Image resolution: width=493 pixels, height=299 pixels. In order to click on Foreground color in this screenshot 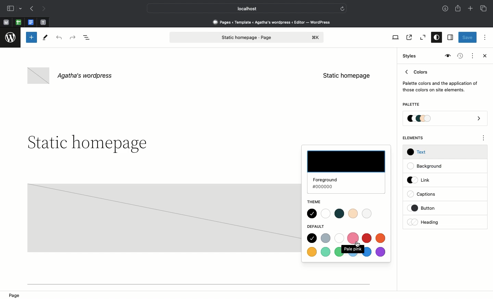, I will do `click(346, 172)`.